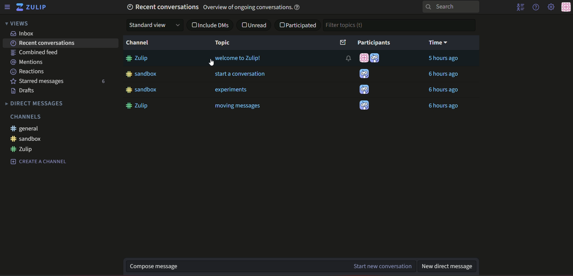 The height and width of the screenshot is (276, 573). What do you see at coordinates (364, 58) in the screenshot?
I see `icon` at bounding box center [364, 58].